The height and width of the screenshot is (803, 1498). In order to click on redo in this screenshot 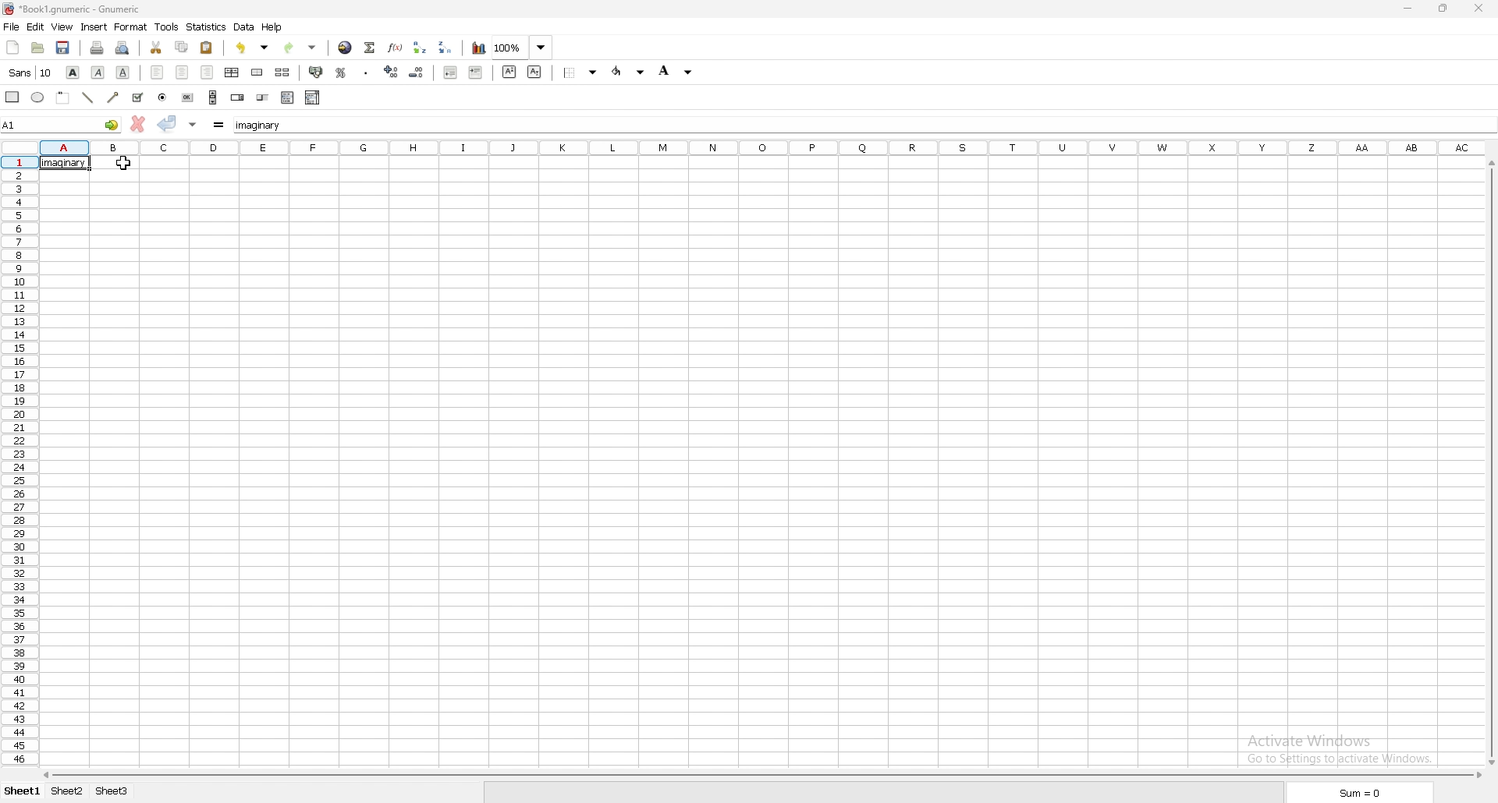, I will do `click(300, 48)`.